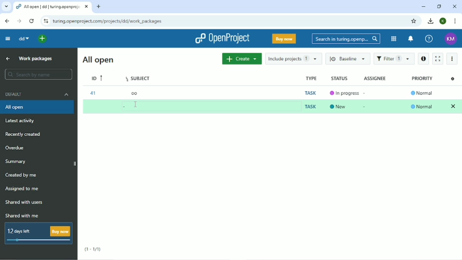 The image size is (462, 260). What do you see at coordinates (26, 134) in the screenshot?
I see `Recently created` at bounding box center [26, 134].